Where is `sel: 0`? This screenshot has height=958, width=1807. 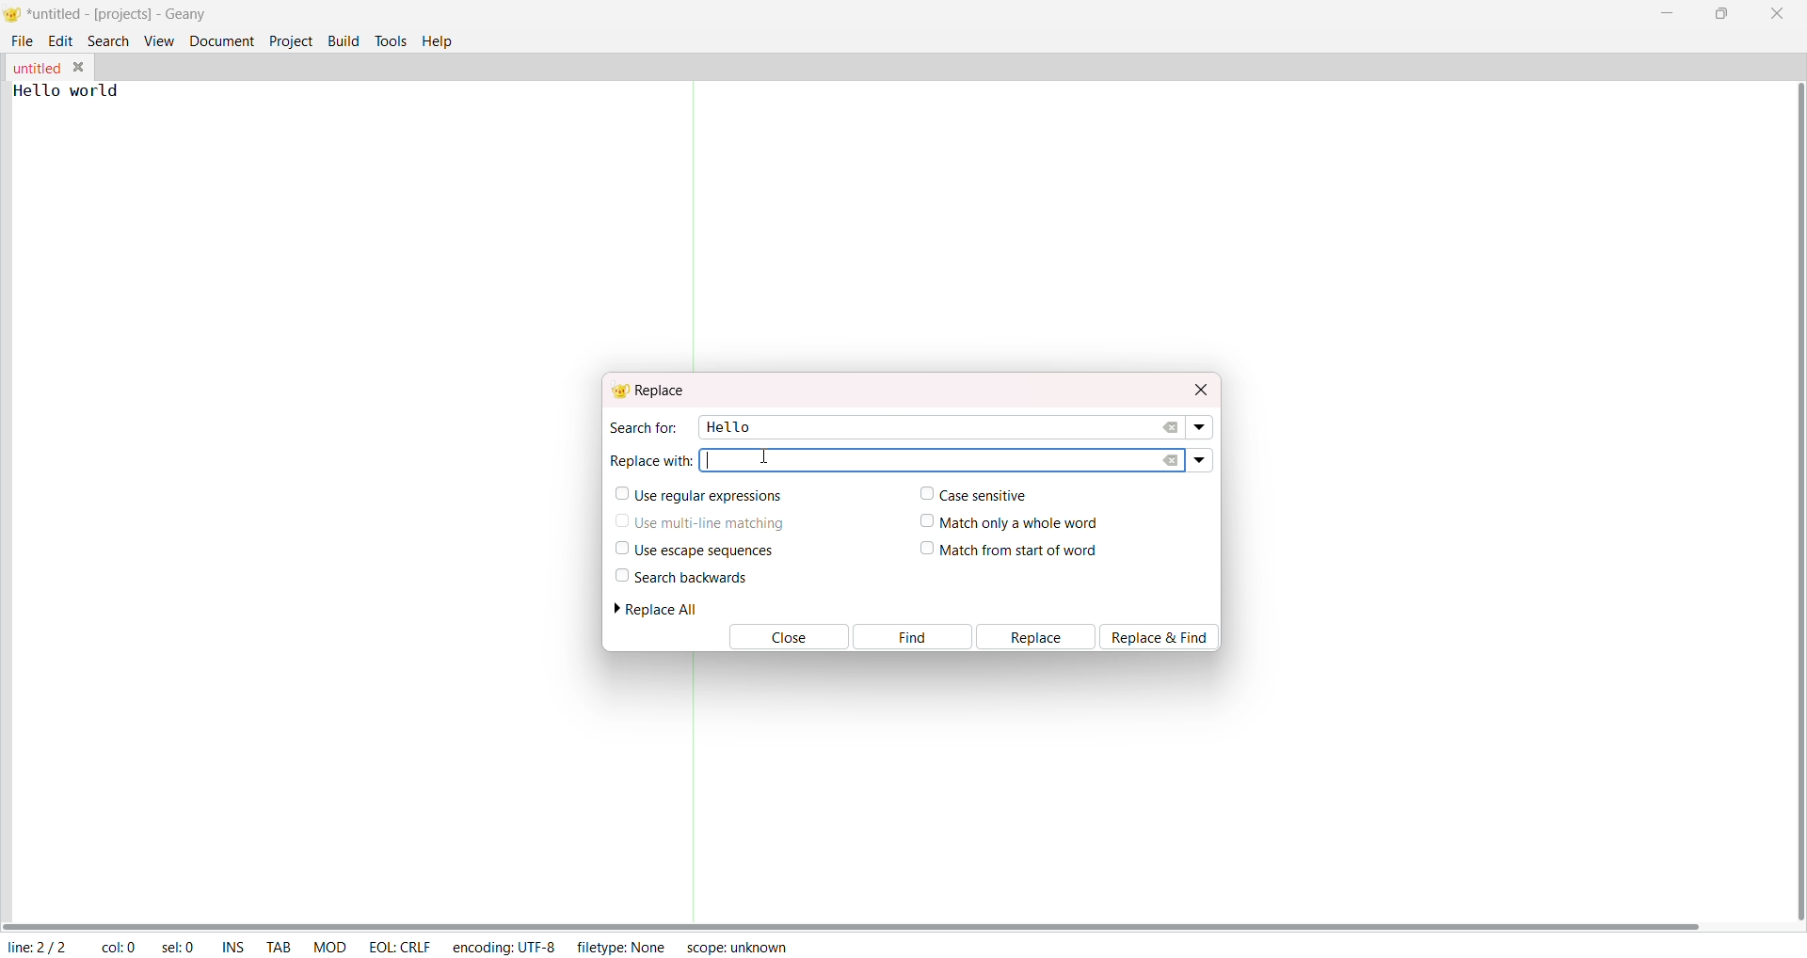 sel: 0 is located at coordinates (180, 948).